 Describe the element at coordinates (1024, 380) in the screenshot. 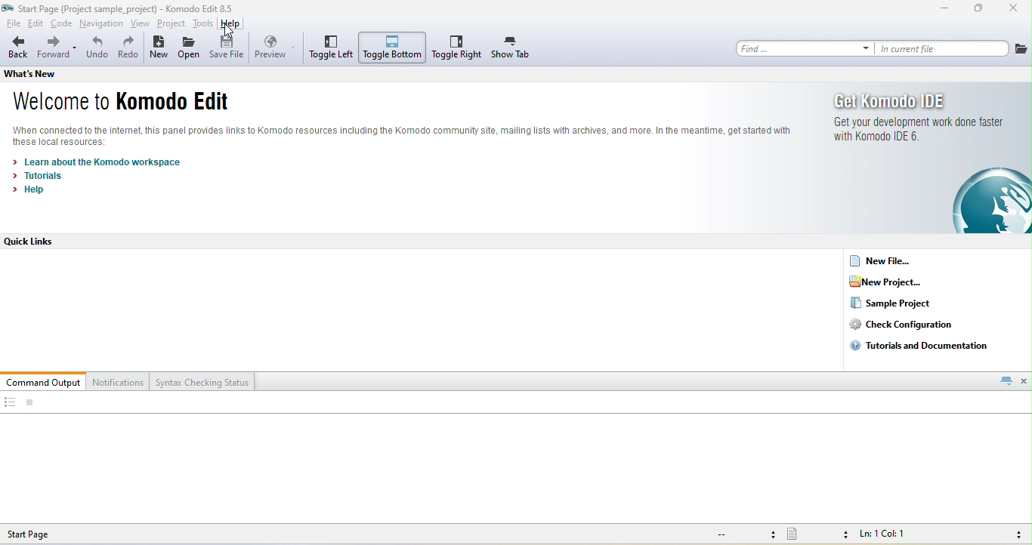

I see `close` at that location.